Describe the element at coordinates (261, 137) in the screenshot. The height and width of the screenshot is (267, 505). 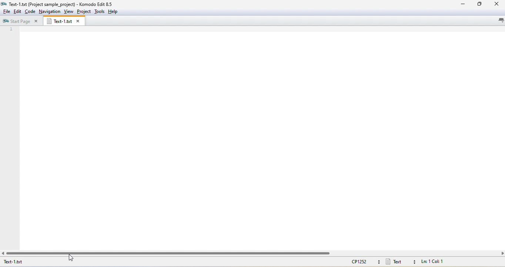
I see `open file panel closed` at that location.